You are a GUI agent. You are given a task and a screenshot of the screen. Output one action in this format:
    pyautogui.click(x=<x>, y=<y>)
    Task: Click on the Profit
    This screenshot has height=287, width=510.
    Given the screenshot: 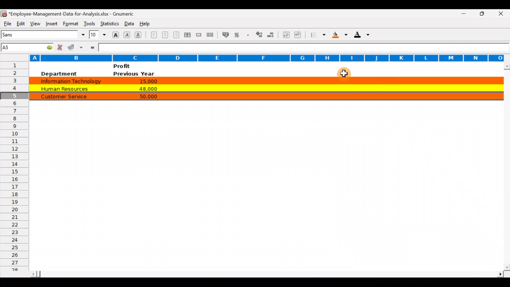 What is the action you would take?
    pyautogui.click(x=132, y=66)
    